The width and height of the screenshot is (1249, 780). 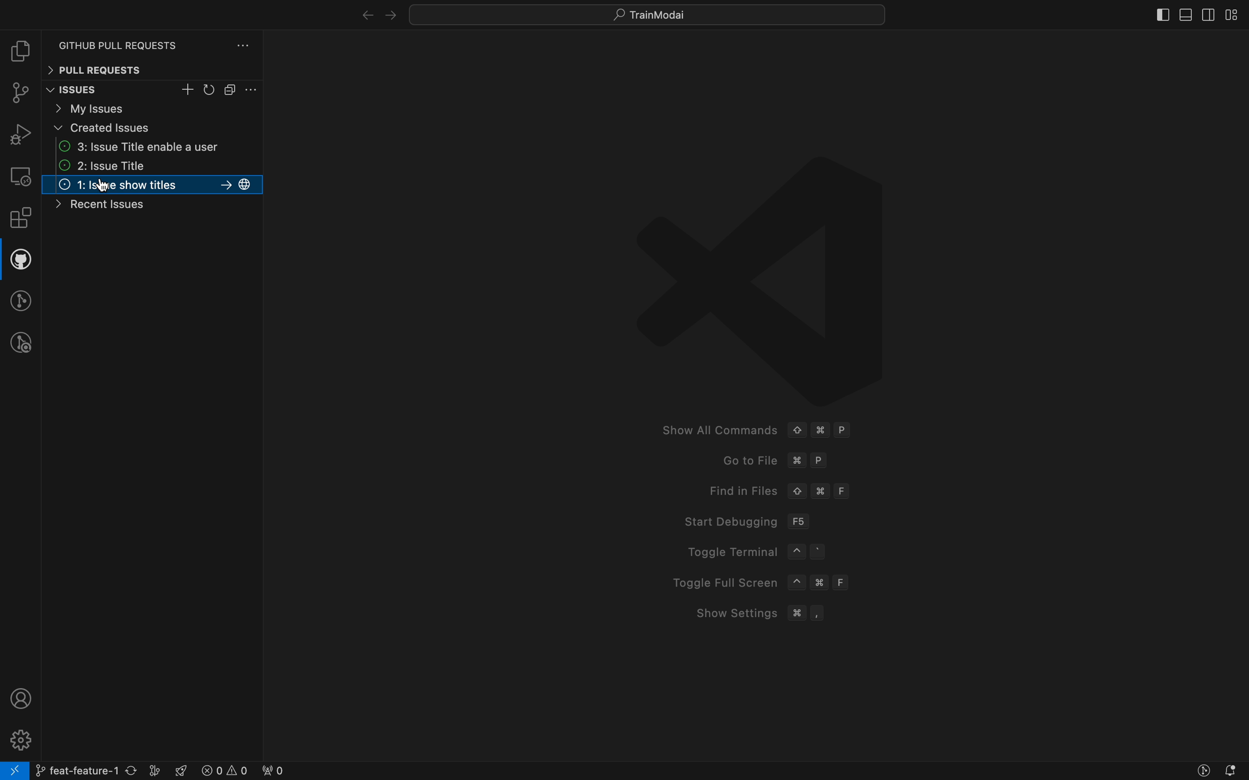 I want to click on issues titles, so click(x=152, y=186).